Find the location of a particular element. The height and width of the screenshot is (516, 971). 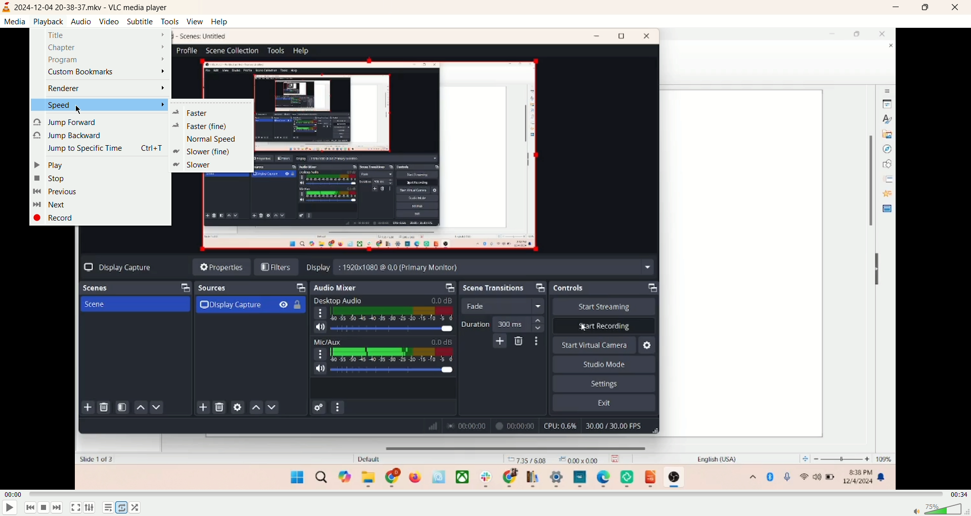

minimize is located at coordinates (895, 9).